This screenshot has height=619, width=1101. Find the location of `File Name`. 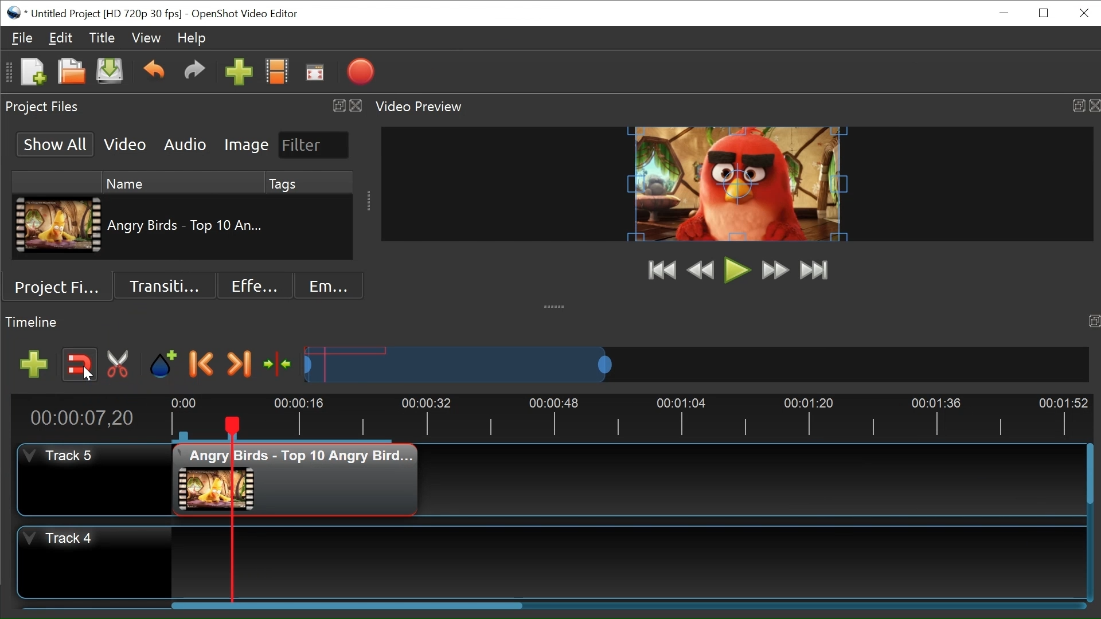

File Name is located at coordinates (188, 225).